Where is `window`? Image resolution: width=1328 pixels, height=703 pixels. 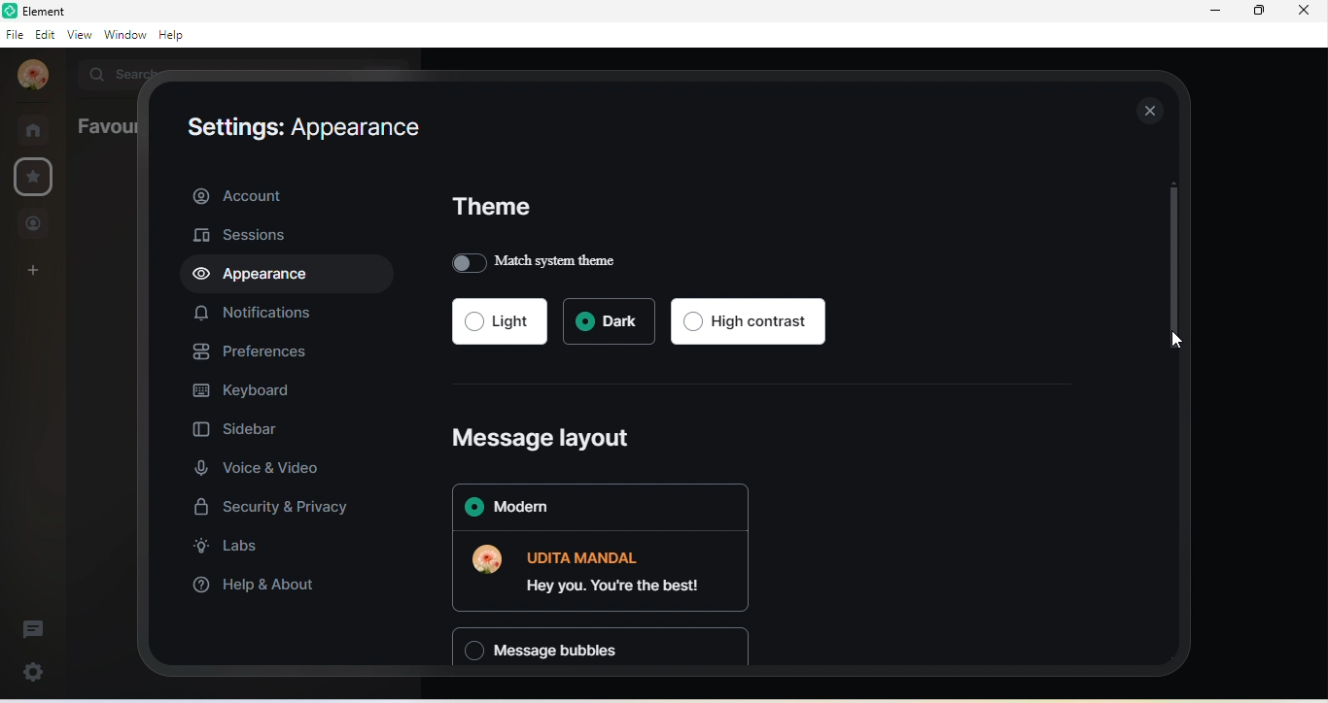 window is located at coordinates (124, 34).